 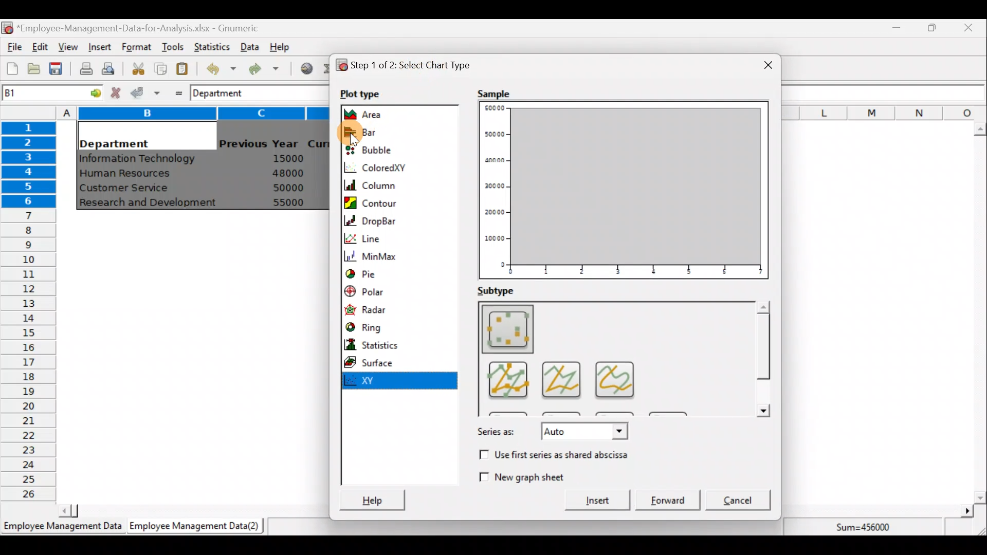 What do you see at coordinates (141, 27) in the screenshot?
I see `‘Employee-Management-Data-for-Analysis.xlsx - Gnumeric` at bounding box center [141, 27].